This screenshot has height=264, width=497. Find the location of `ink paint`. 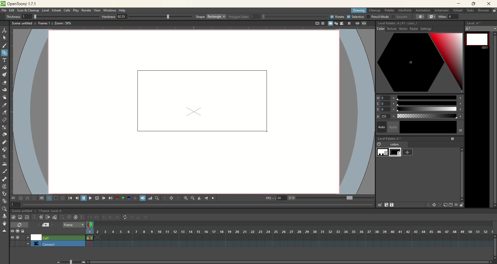

ink paint is located at coordinates (405, 10).